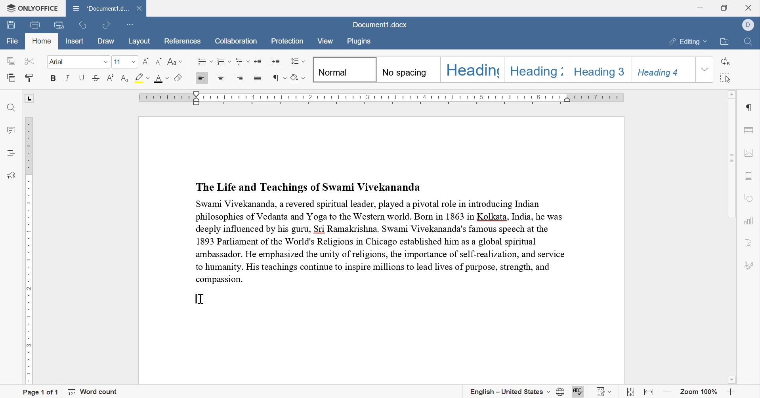  Describe the element at coordinates (29, 78) in the screenshot. I see `copy style` at that location.